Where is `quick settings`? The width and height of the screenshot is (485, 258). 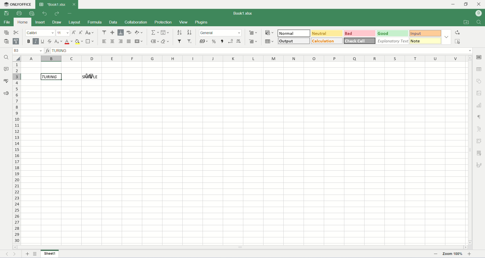
quick settings is located at coordinates (70, 14).